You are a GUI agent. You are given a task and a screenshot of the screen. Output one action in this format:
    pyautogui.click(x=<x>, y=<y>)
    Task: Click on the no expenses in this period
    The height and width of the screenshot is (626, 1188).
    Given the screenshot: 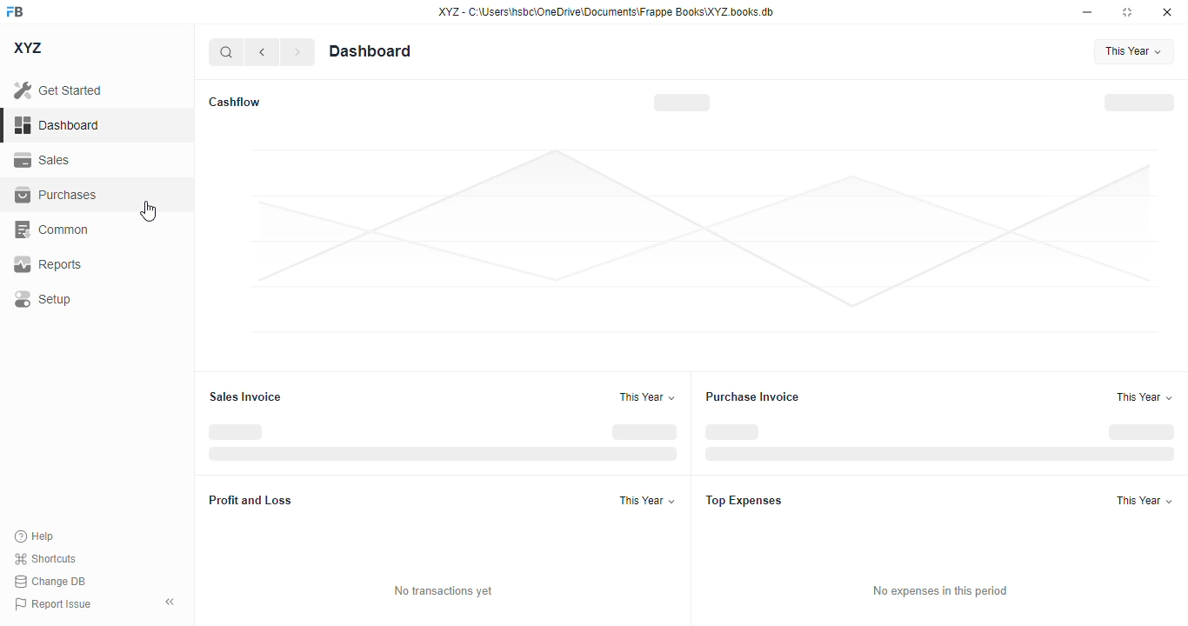 What is the action you would take?
    pyautogui.click(x=938, y=591)
    